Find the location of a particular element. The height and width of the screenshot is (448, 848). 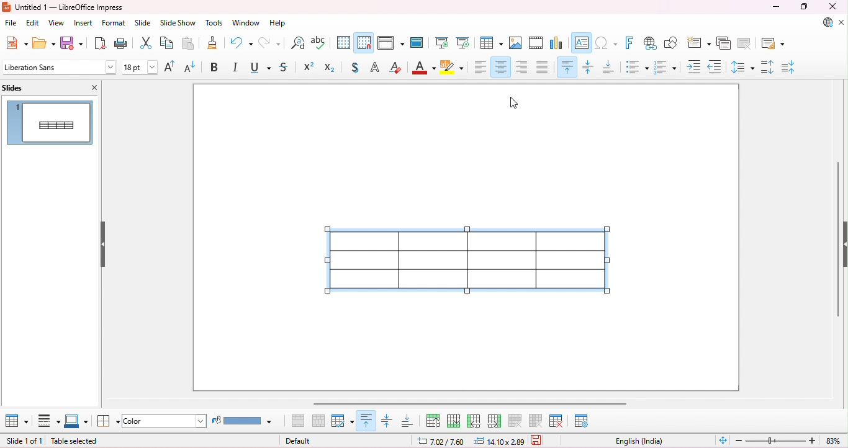

language is located at coordinates (639, 442).